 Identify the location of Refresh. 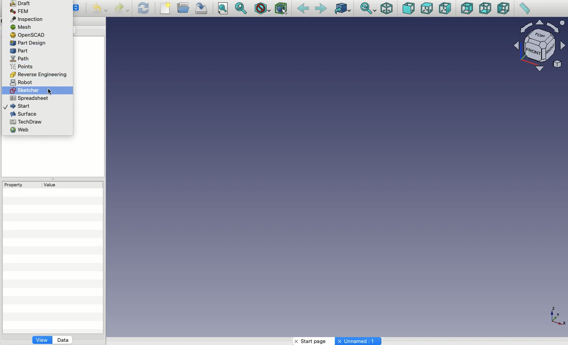
(143, 8).